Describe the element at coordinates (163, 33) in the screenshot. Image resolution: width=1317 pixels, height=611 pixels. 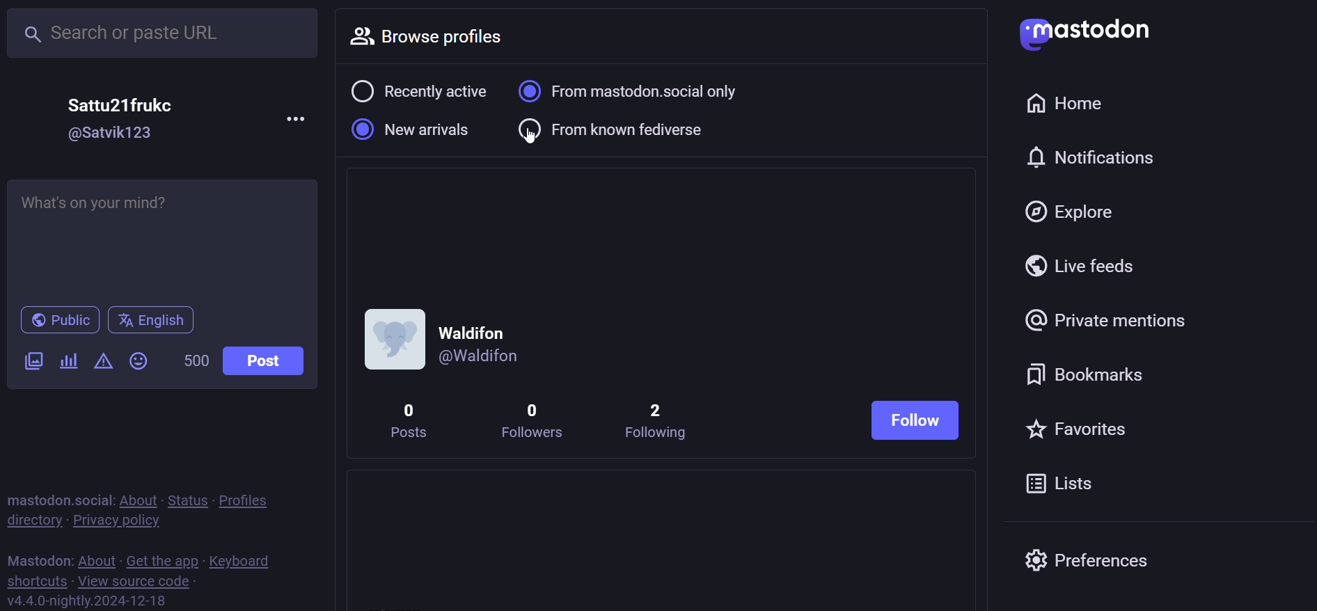
I see `Search or paste URL` at that location.